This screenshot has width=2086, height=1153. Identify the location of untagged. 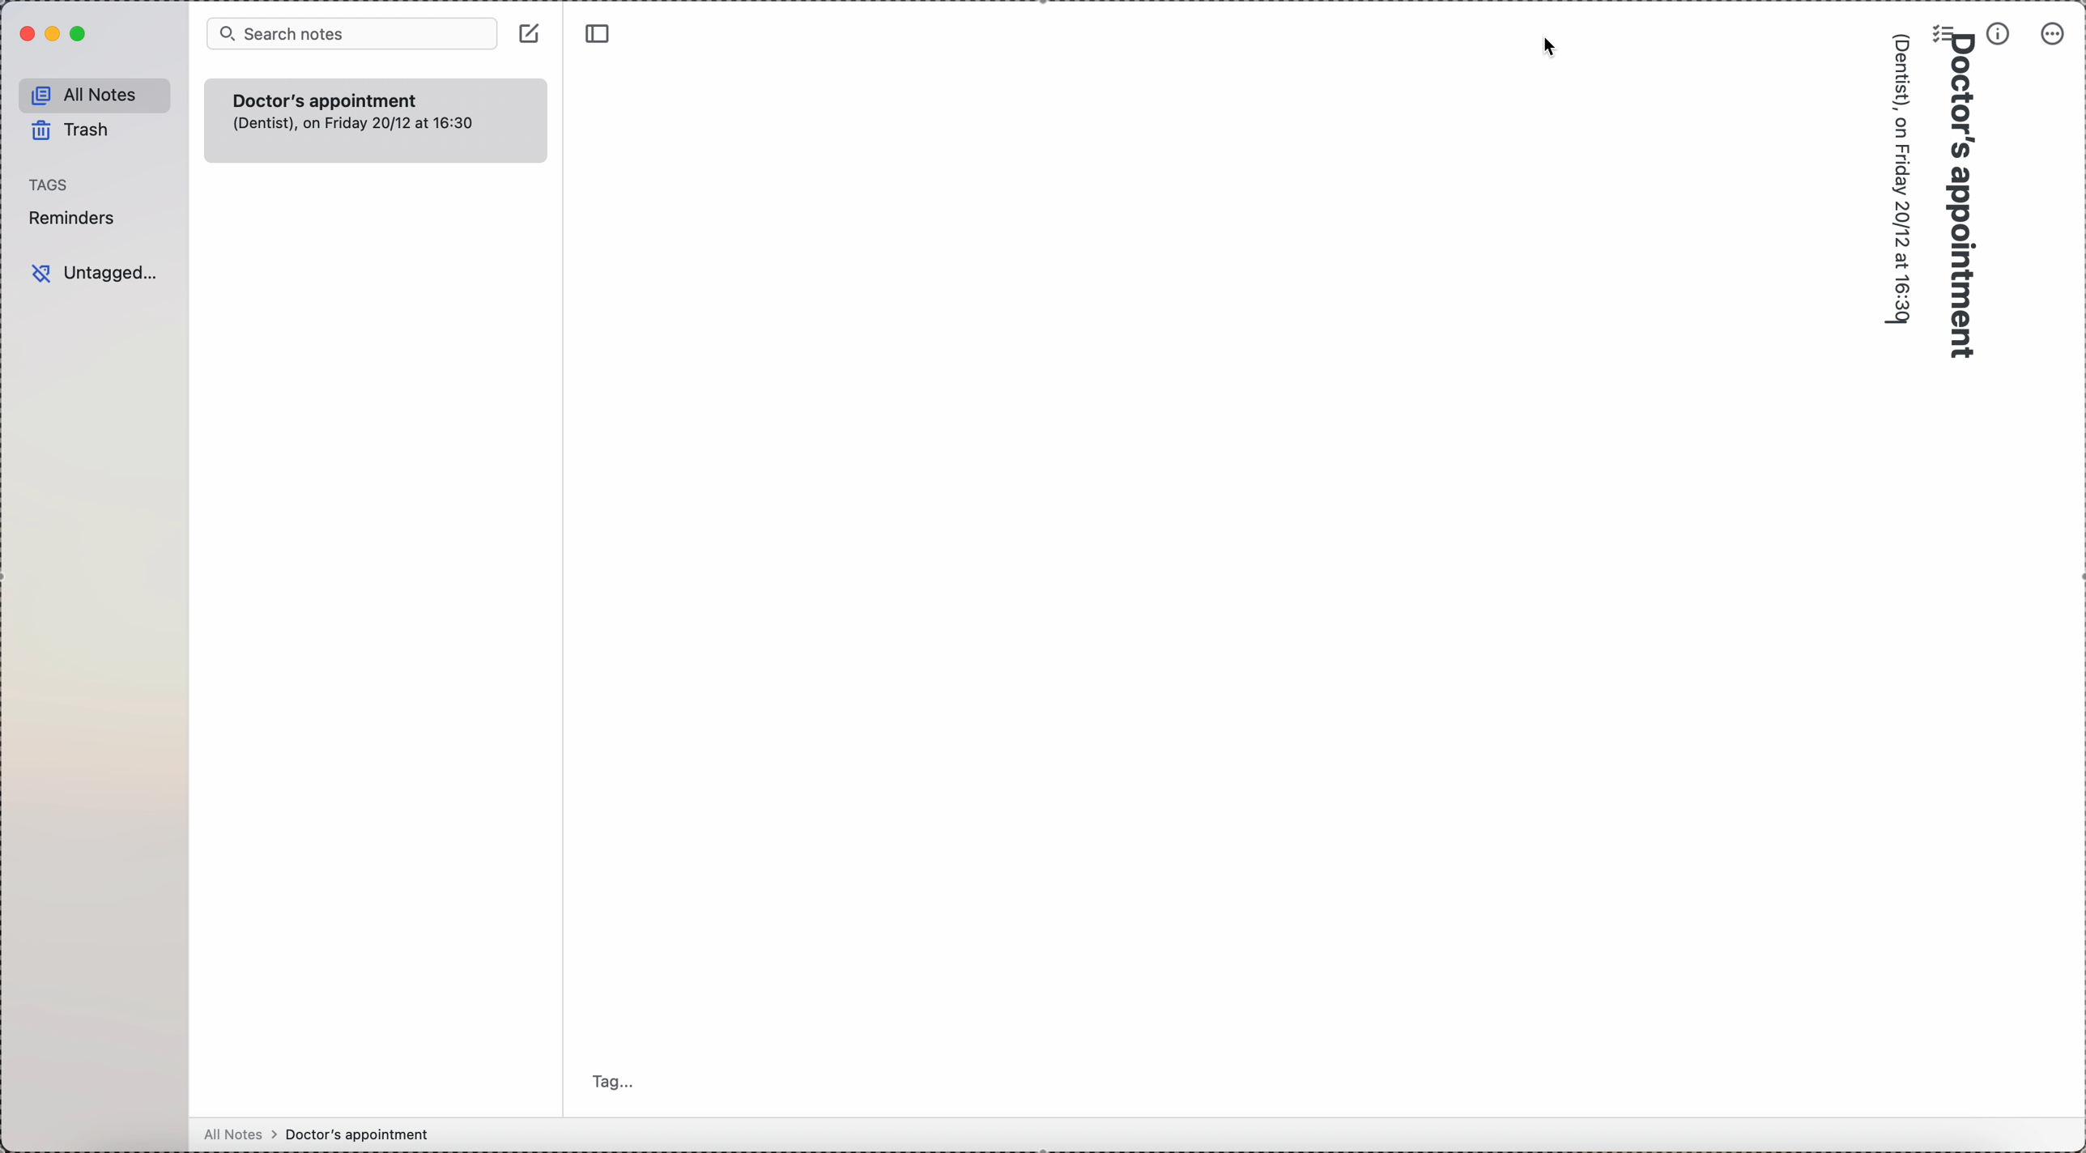
(92, 273).